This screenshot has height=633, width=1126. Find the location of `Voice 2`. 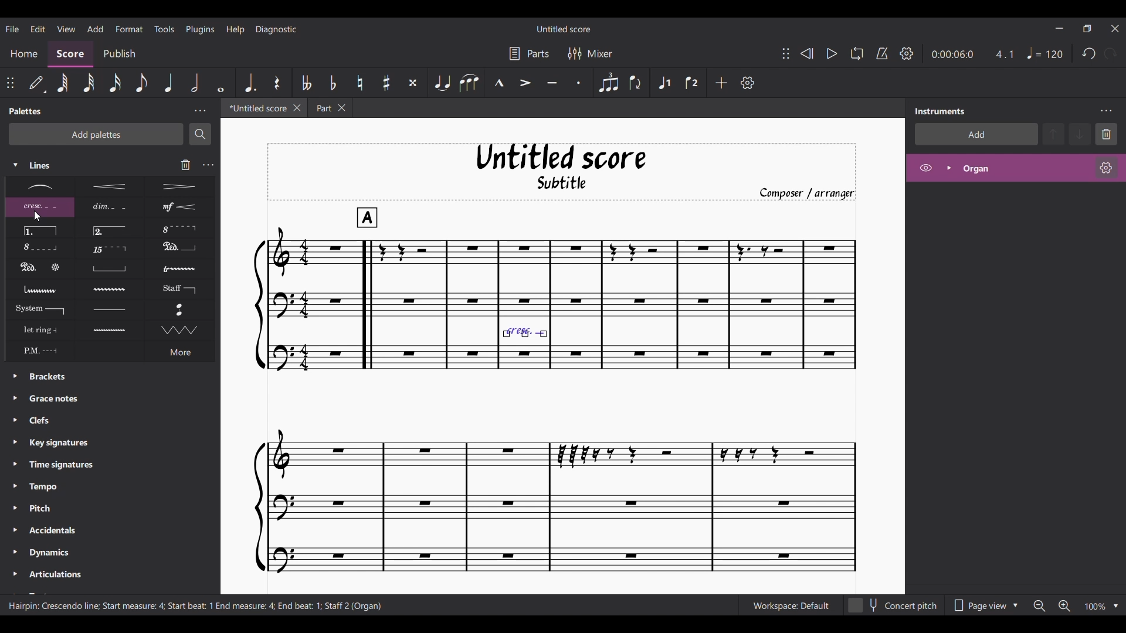

Voice 2 is located at coordinates (691, 83).